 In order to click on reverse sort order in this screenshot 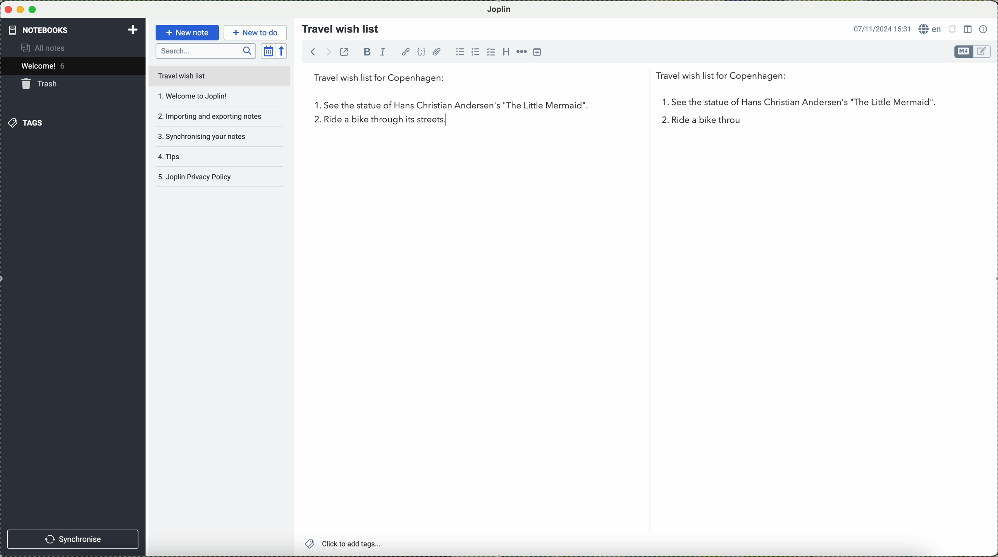, I will do `click(284, 50)`.